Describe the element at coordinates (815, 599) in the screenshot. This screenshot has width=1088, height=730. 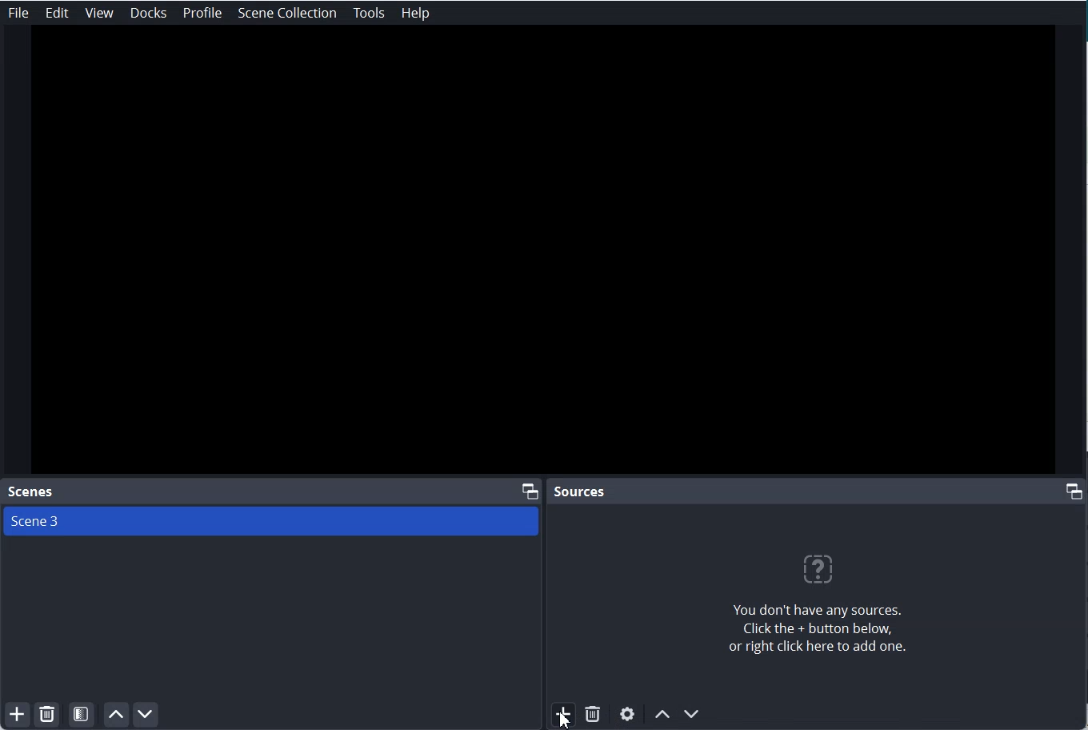
I see `You don't have any sources. Click the + button below or right click here to add one` at that location.